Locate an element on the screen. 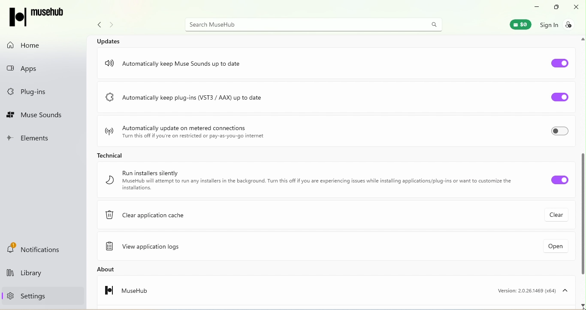 Image resolution: width=586 pixels, height=310 pixels. Toggle button is located at coordinates (553, 179).